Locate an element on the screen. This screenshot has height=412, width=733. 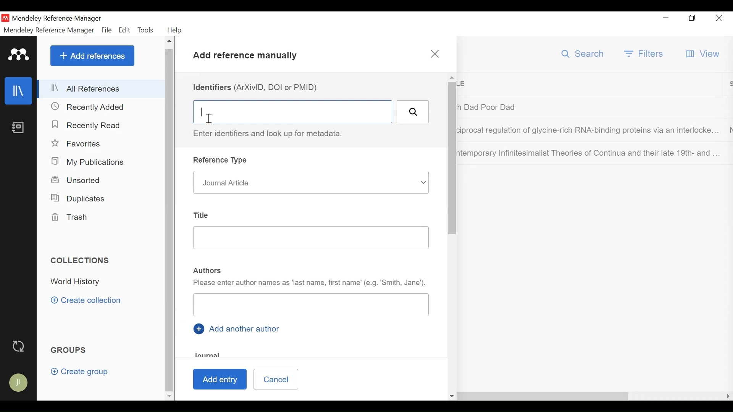
View is located at coordinates (705, 53).